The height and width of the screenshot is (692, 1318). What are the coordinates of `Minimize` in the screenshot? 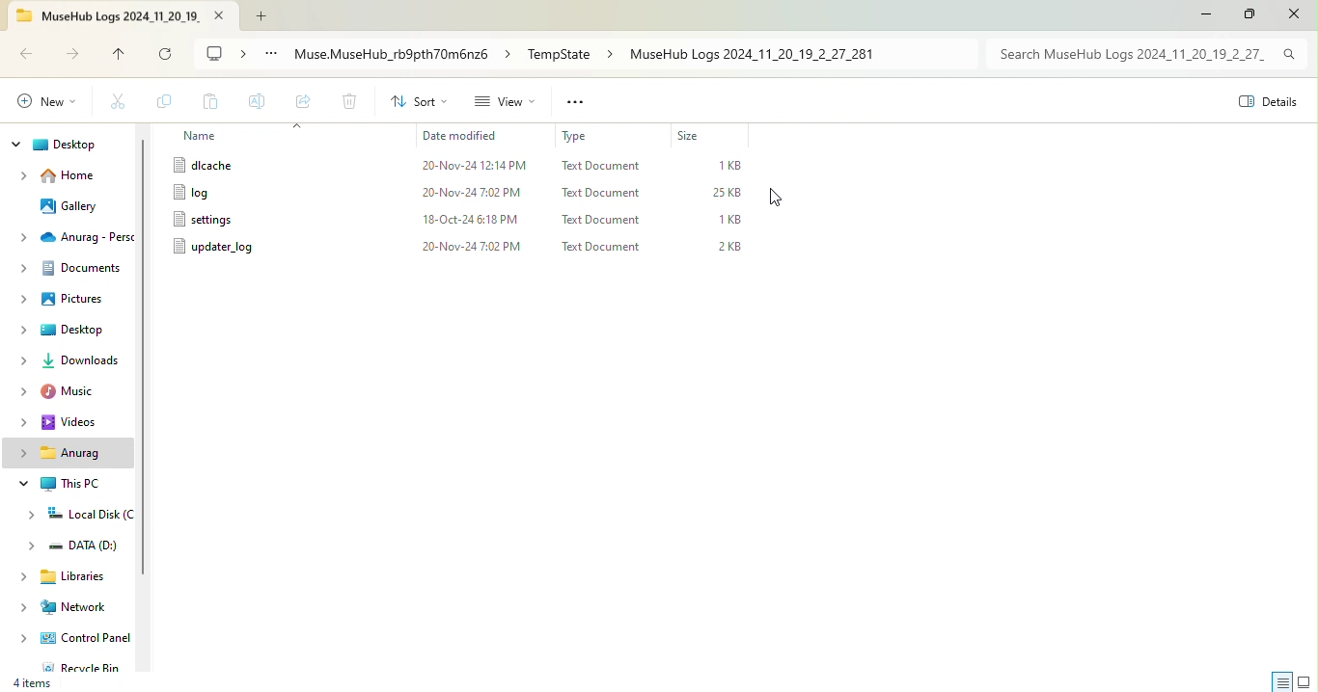 It's located at (1202, 14).